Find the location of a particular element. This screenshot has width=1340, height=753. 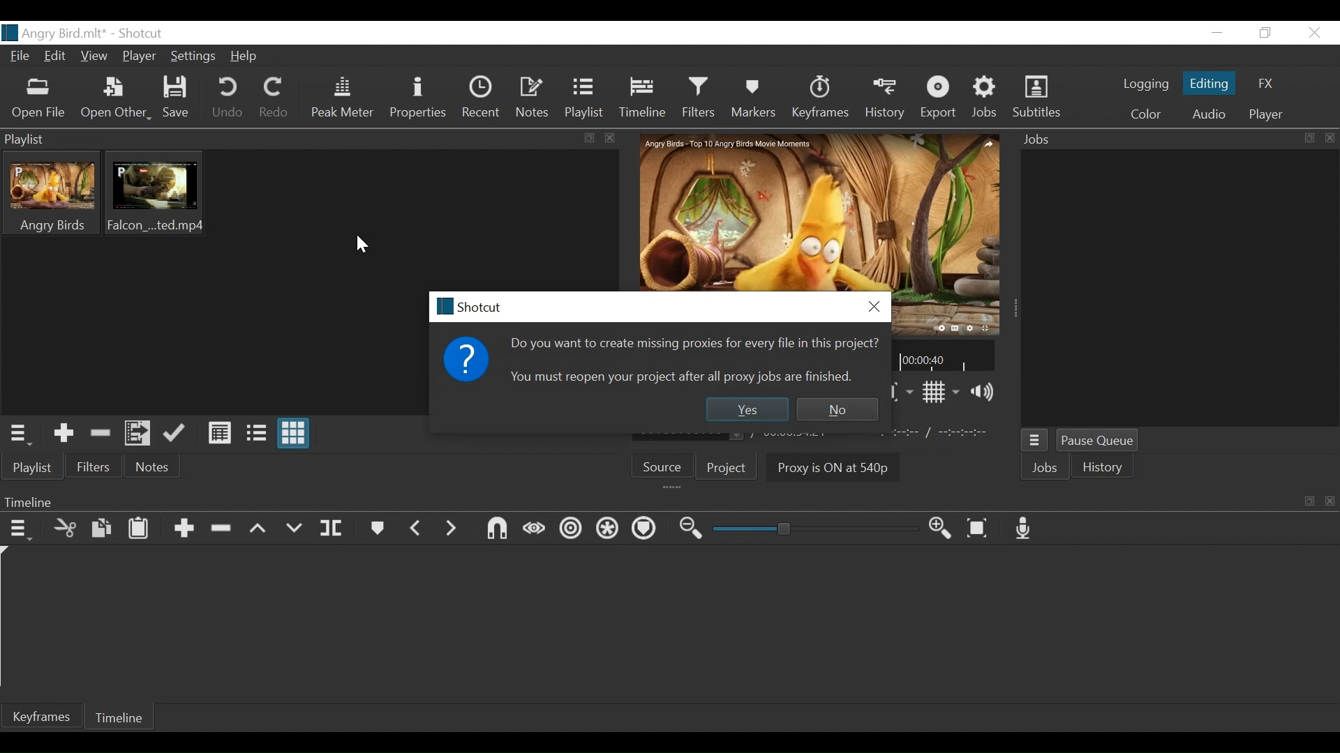

Redo is located at coordinates (274, 100).